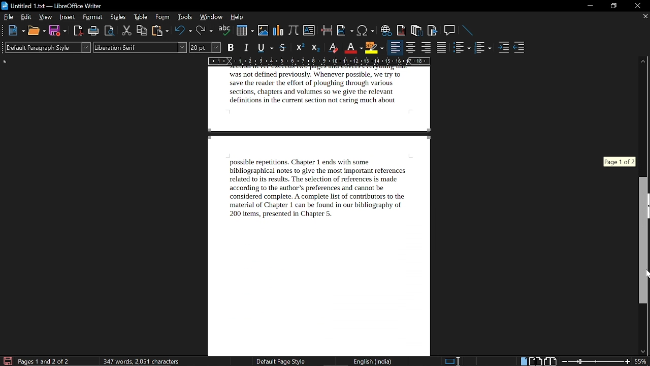 This screenshot has width=650, height=366. What do you see at coordinates (410, 48) in the screenshot?
I see `align center` at bounding box center [410, 48].